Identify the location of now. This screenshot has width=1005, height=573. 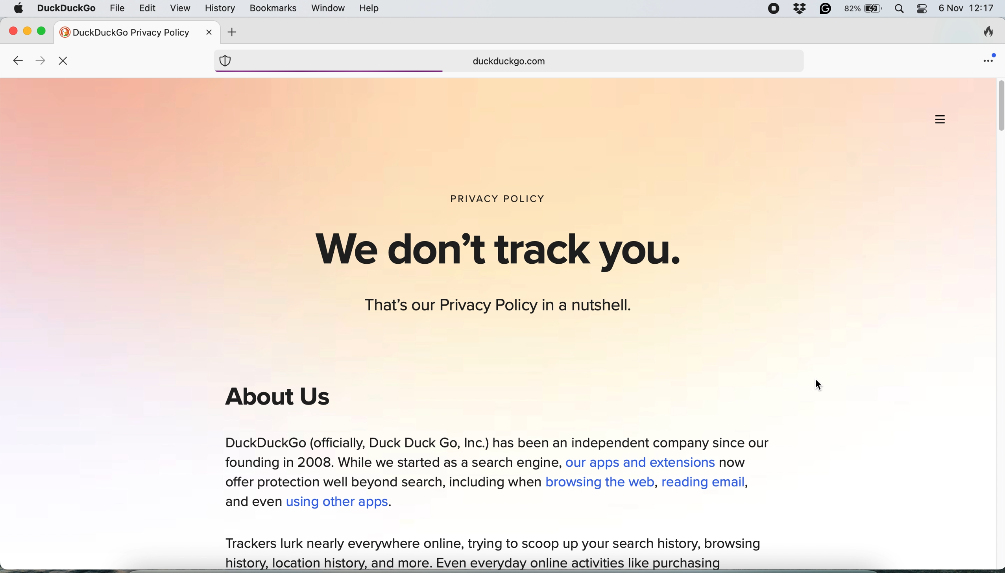
(735, 464).